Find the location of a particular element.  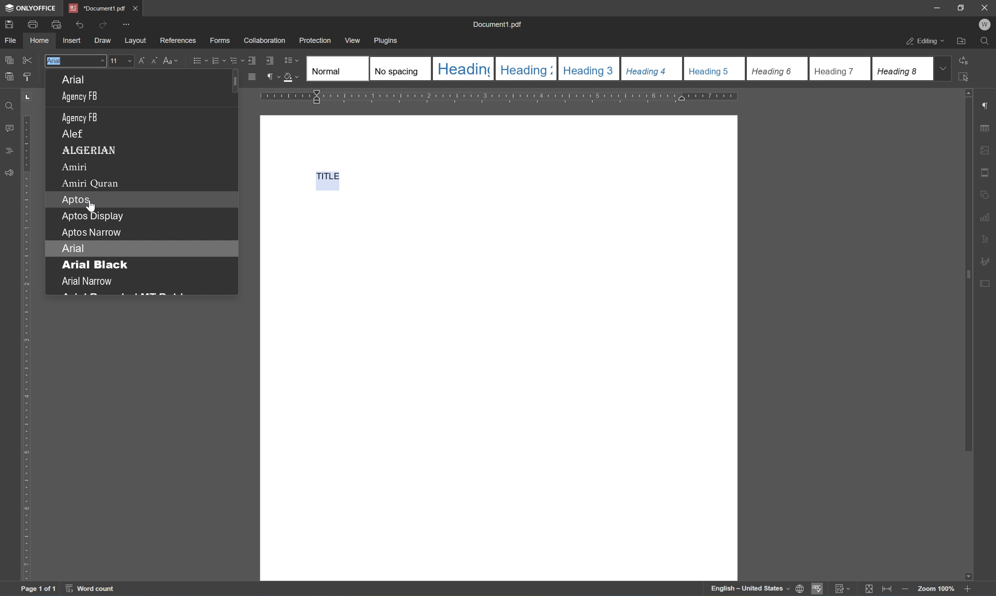

shape settings is located at coordinates (987, 194).